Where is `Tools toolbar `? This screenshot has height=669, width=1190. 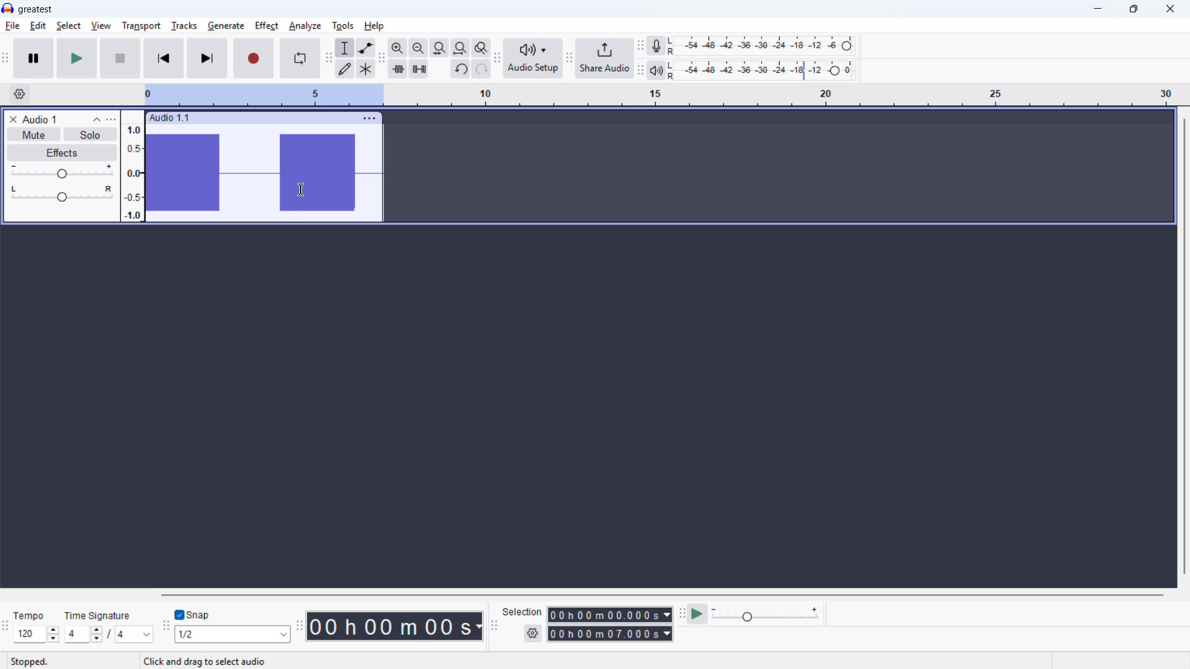
Tools toolbar  is located at coordinates (329, 58).